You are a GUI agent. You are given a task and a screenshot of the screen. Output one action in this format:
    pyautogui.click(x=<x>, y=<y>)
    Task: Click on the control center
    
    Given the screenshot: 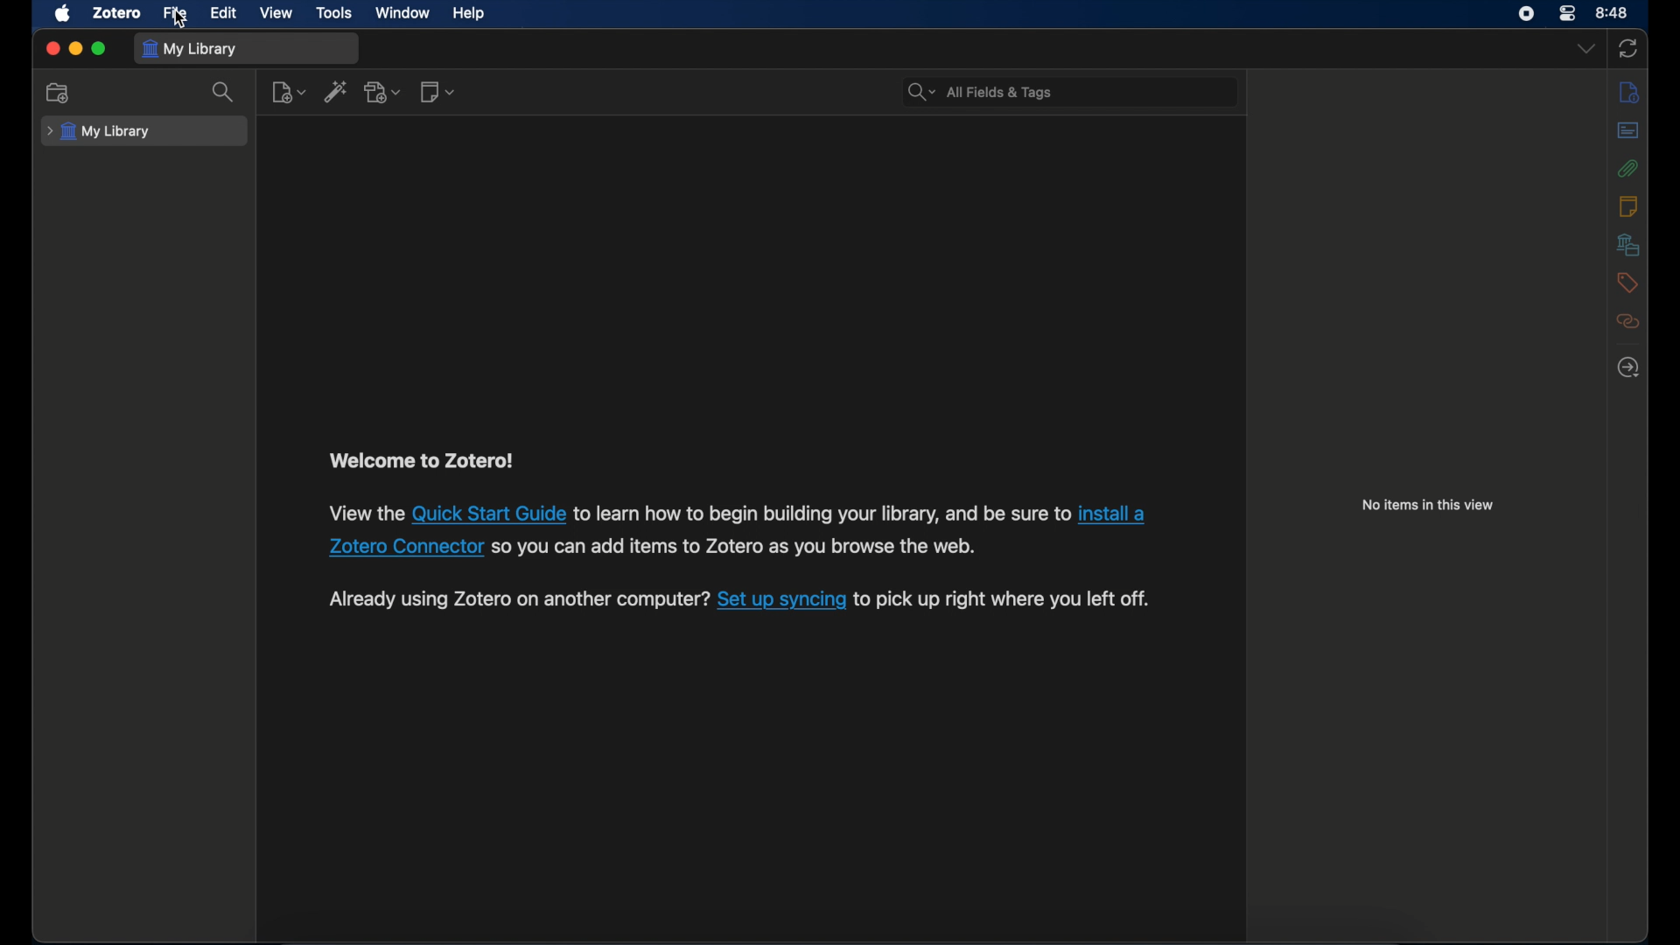 What is the action you would take?
    pyautogui.click(x=1568, y=14)
    